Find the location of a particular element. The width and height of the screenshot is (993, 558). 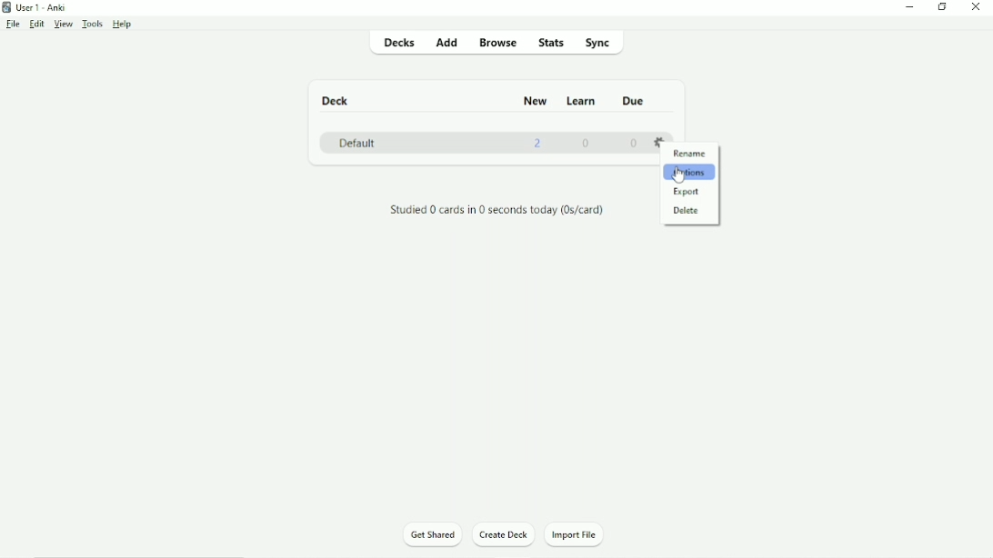

Create Deck is located at coordinates (504, 534).